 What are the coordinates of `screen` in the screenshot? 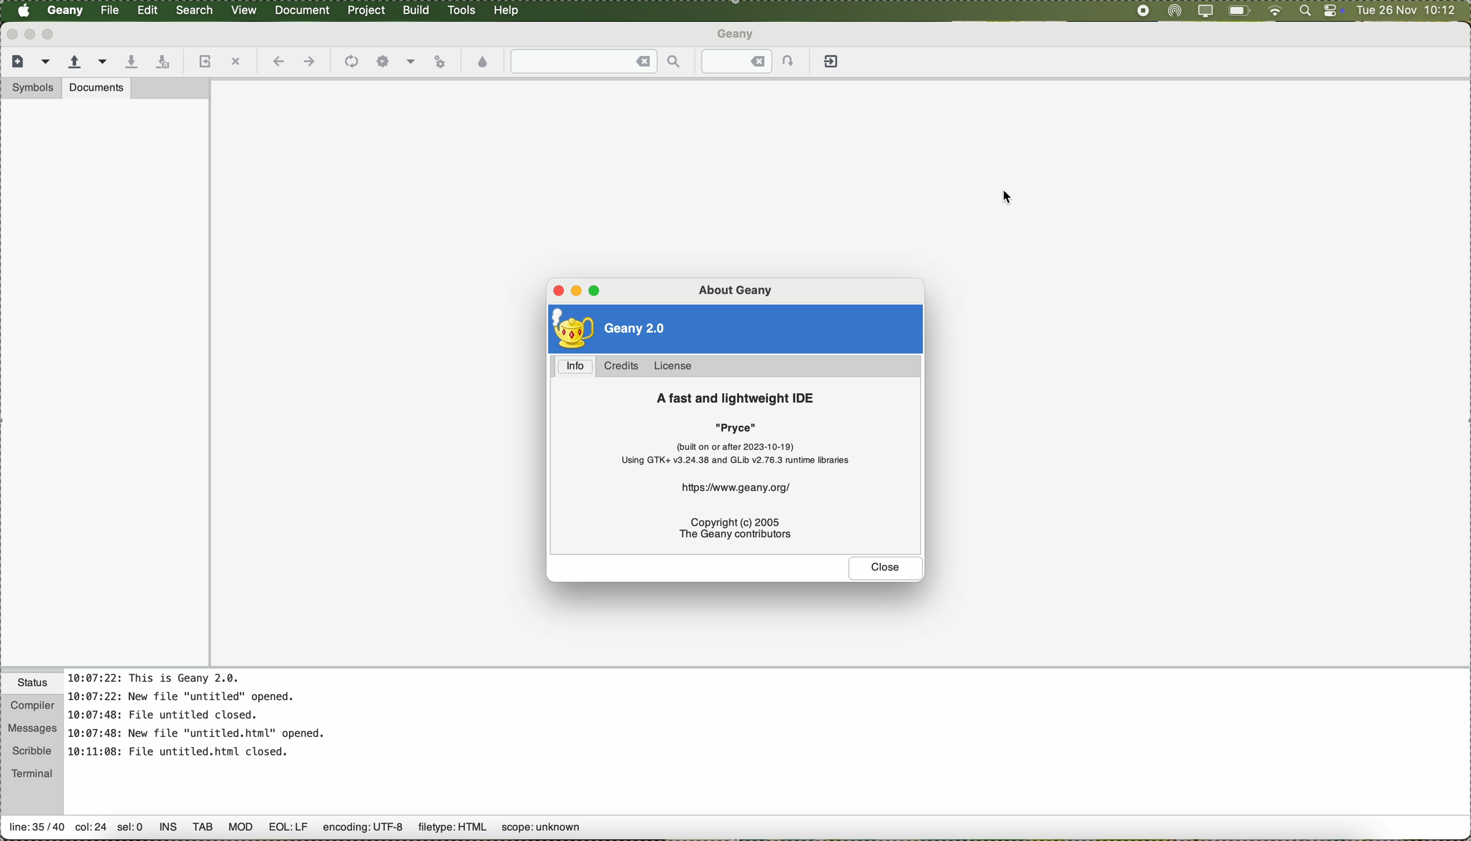 It's located at (1203, 12).